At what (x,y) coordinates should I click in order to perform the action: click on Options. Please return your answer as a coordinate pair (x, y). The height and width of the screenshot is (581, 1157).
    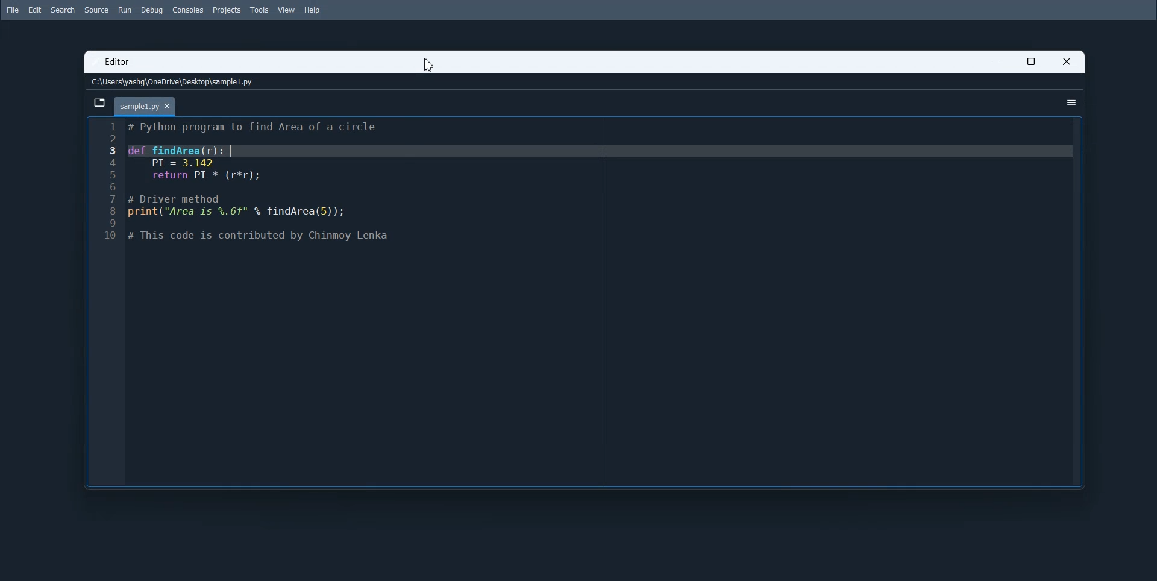
    Looking at the image, I should click on (1071, 102).